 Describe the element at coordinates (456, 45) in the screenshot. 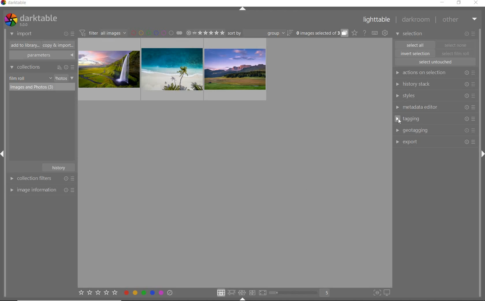

I see `select one` at that location.